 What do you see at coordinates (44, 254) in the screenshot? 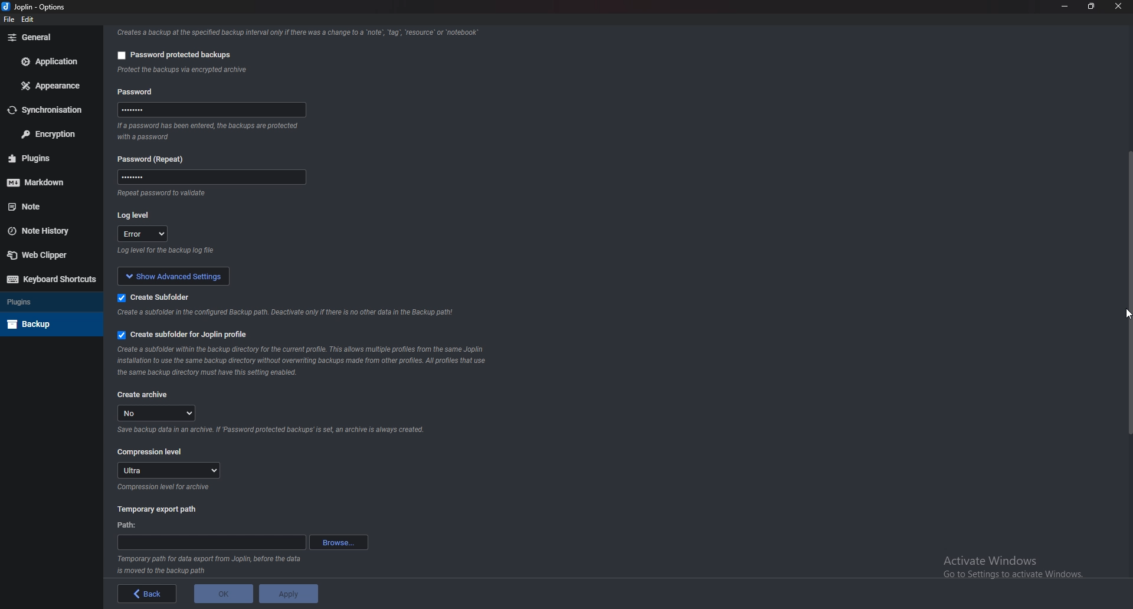
I see `Web clipper` at bounding box center [44, 254].